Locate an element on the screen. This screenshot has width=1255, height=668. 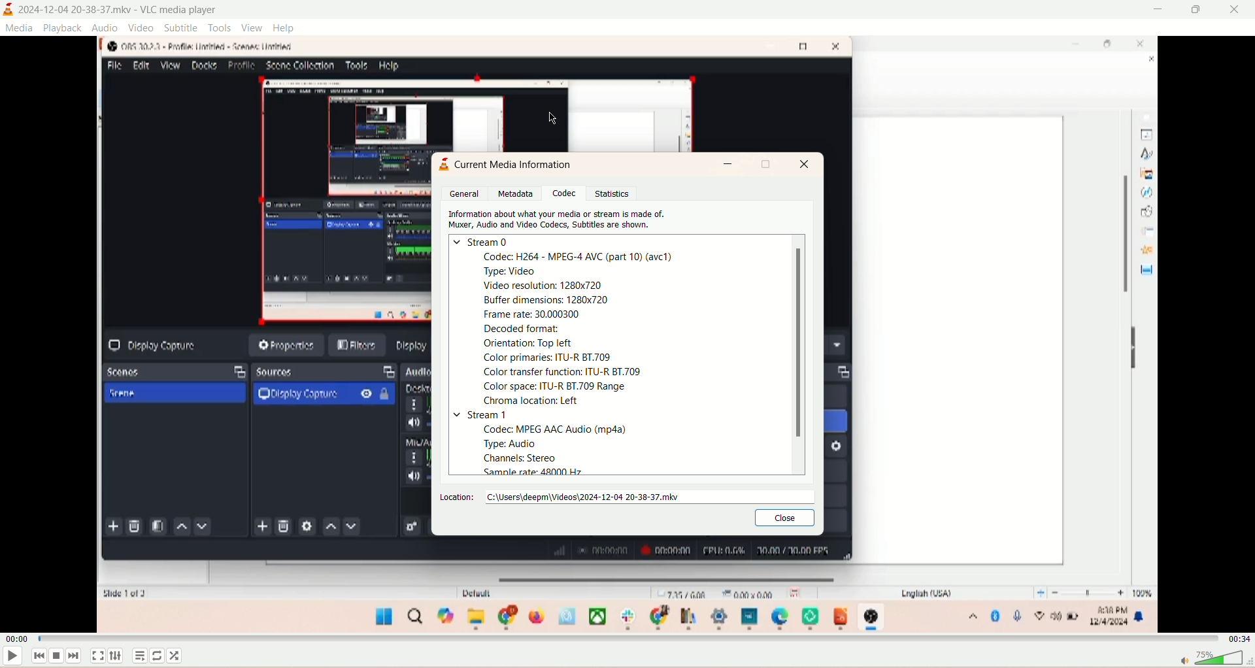
volume bar is located at coordinates (1212, 658).